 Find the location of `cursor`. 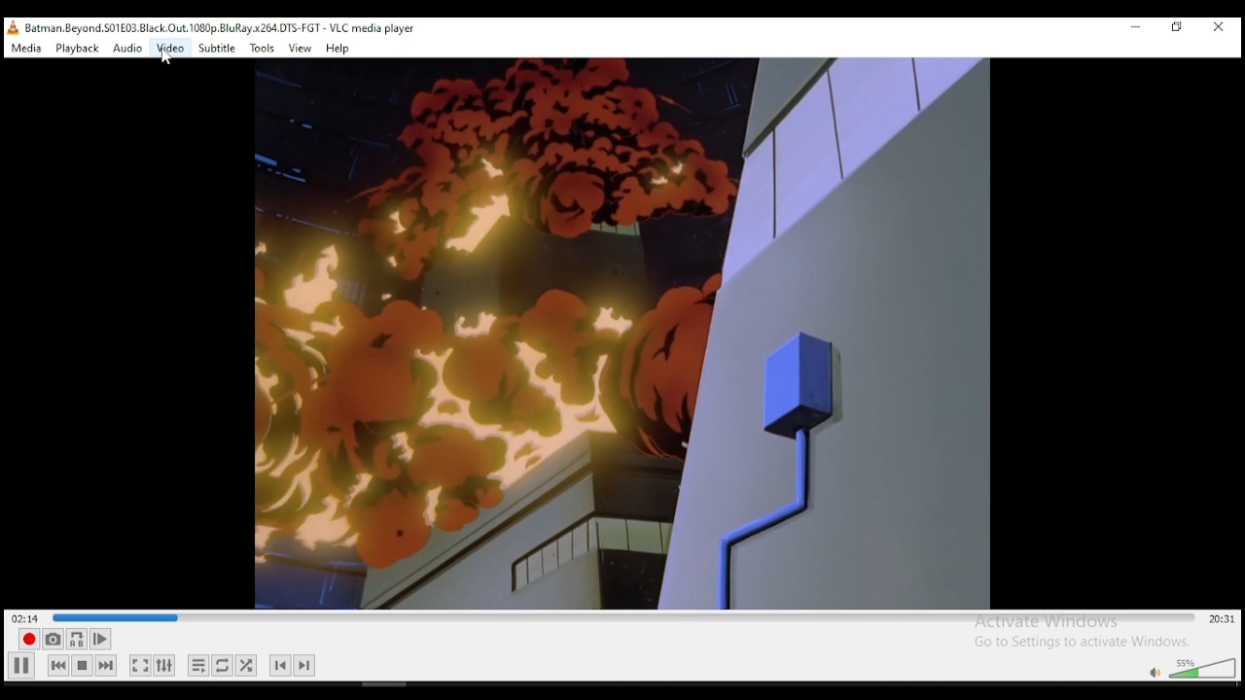

cursor is located at coordinates (170, 64).